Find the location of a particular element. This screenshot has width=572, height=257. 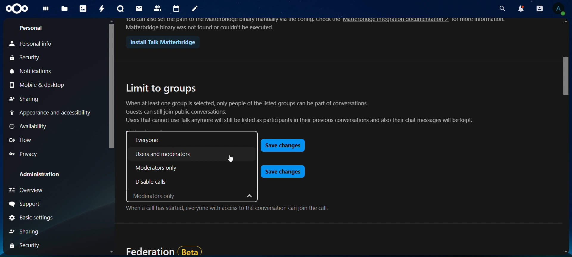

dropdown is located at coordinates (251, 197).